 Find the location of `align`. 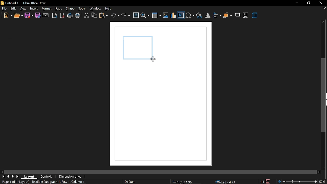

align is located at coordinates (217, 15).